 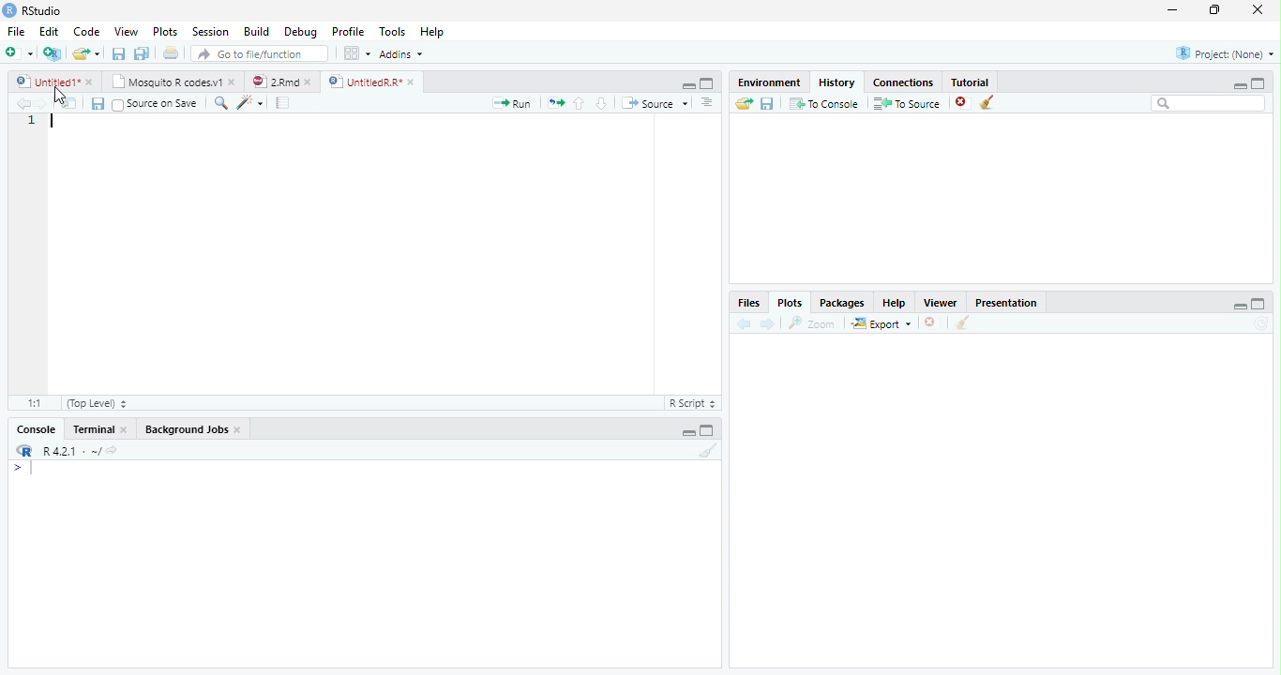 What do you see at coordinates (261, 53) in the screenshot?
I see `Go to file/function` at bounding box center [261, 53].